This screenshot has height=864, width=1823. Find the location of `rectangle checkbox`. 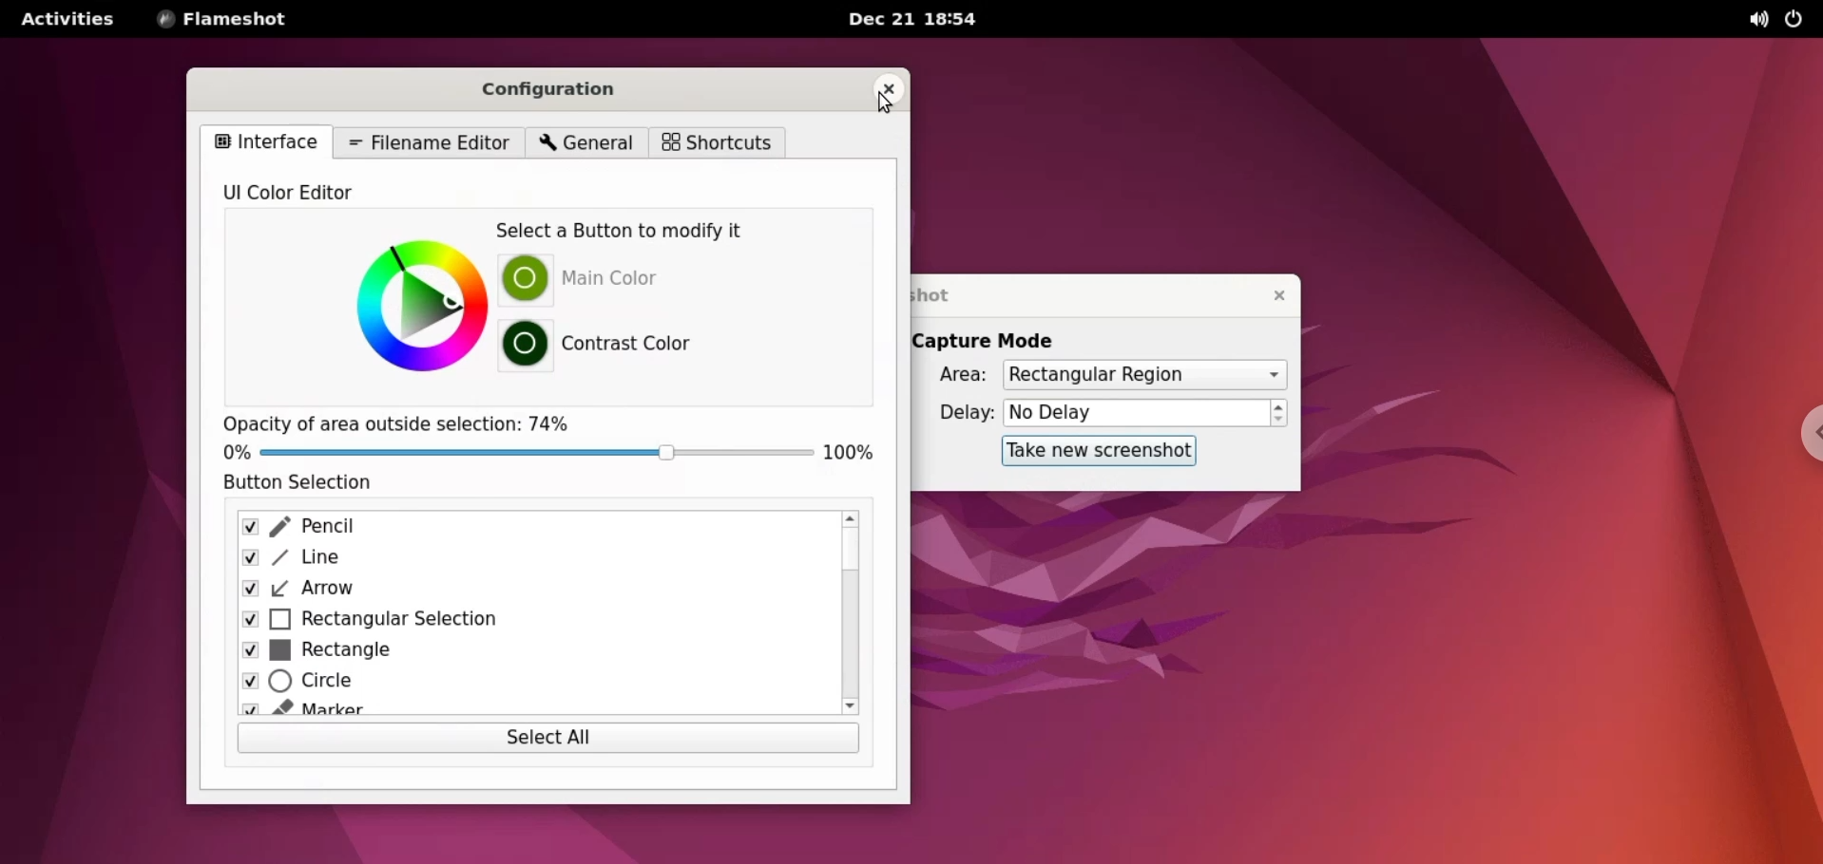

rectangle checkbox is located at coordinates (523, 654).